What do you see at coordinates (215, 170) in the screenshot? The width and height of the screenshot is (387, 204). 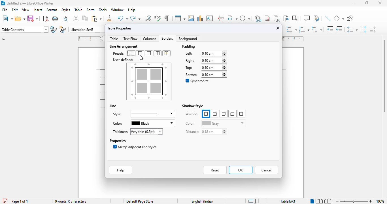 I see `reset` at bounding box center [215, 170].